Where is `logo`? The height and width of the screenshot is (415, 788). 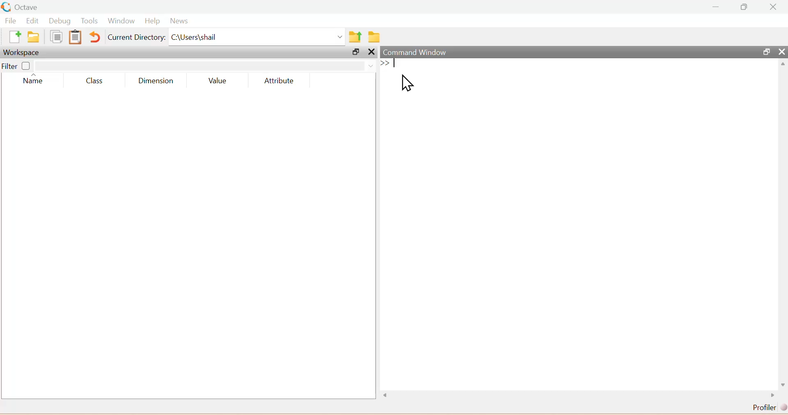
logo is located at coordinates (7, 7).